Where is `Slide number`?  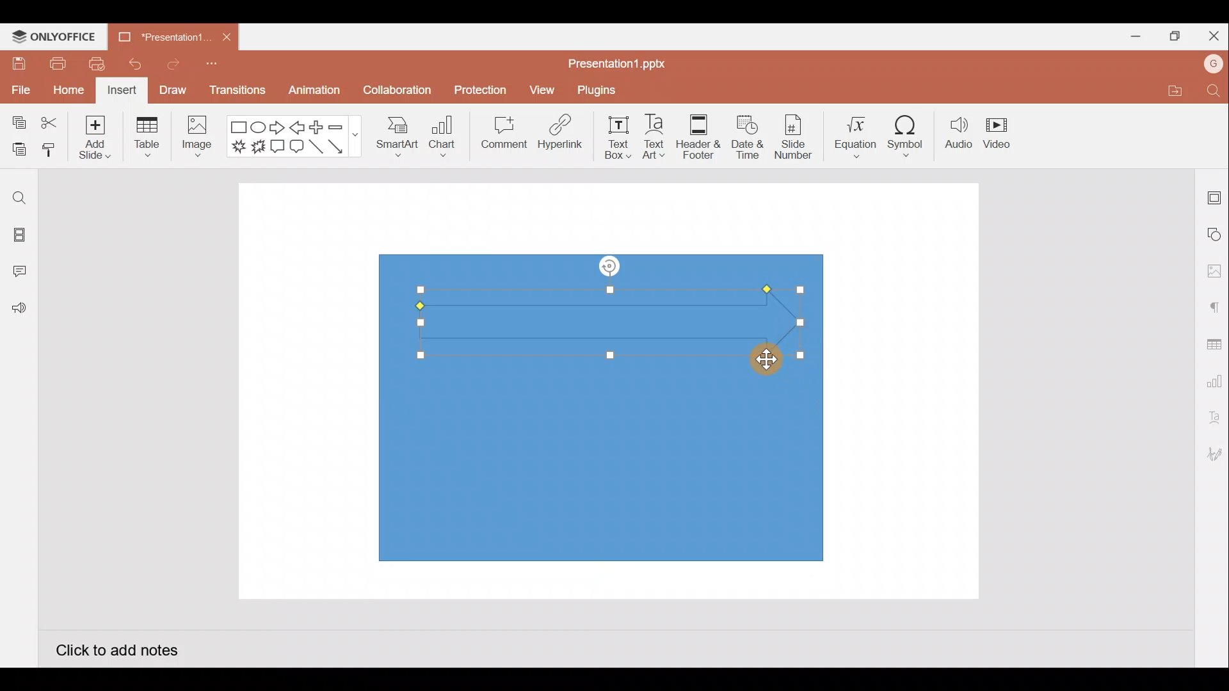 Slide number is located at coordinates (792, 137).